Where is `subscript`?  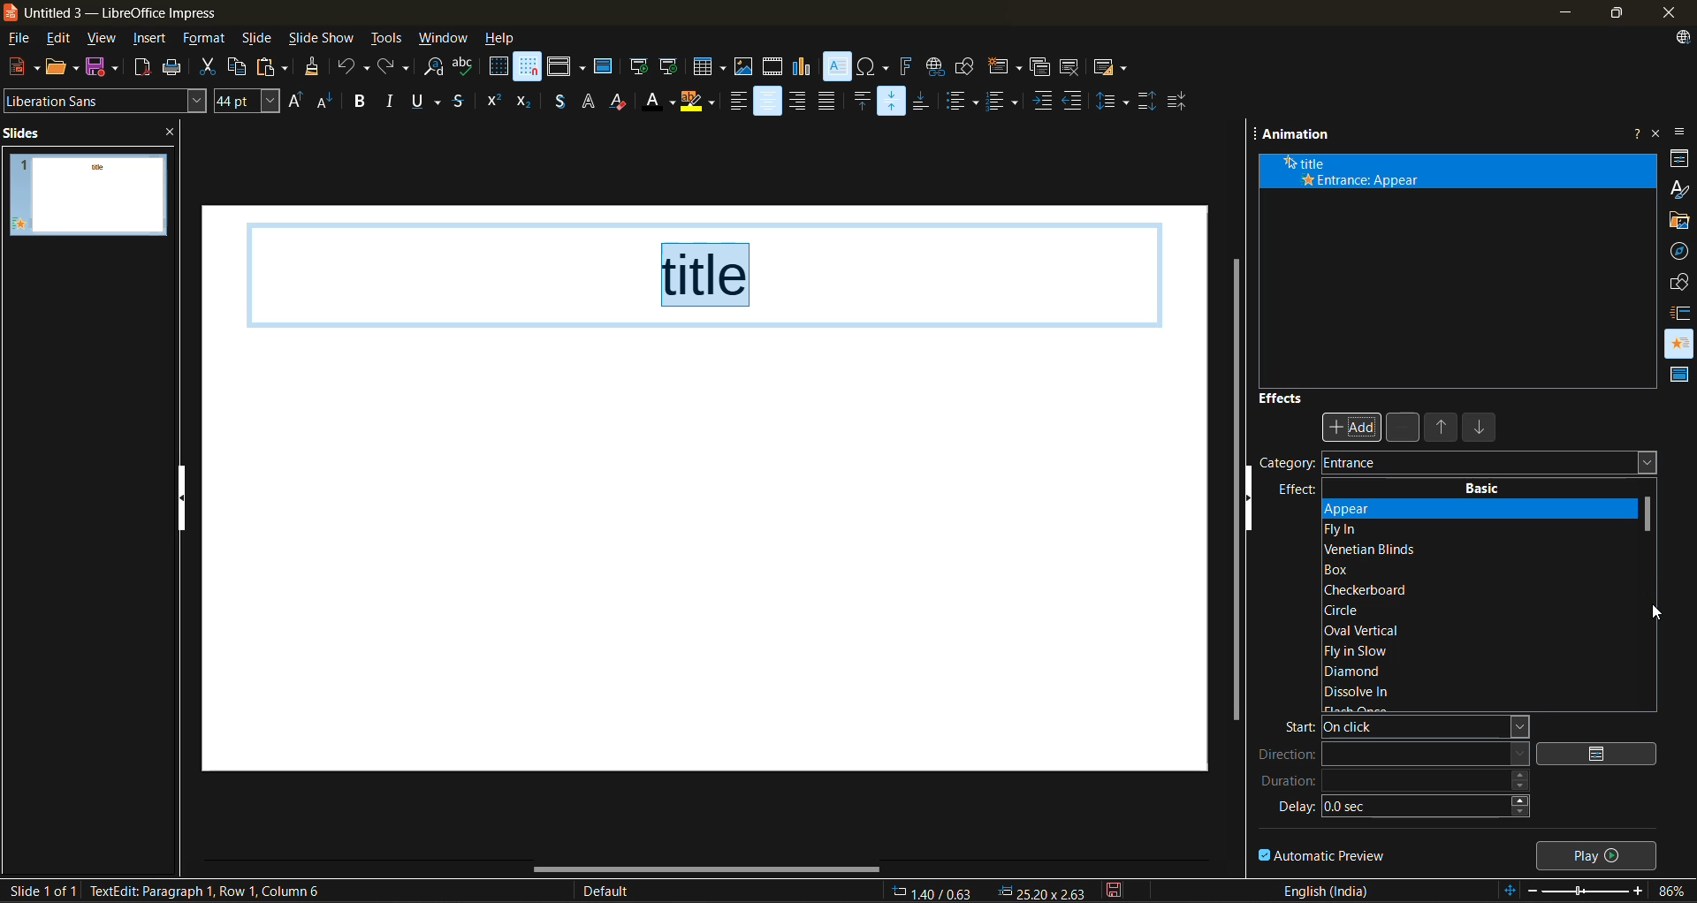
subscript is located at coordinates (523, 103).